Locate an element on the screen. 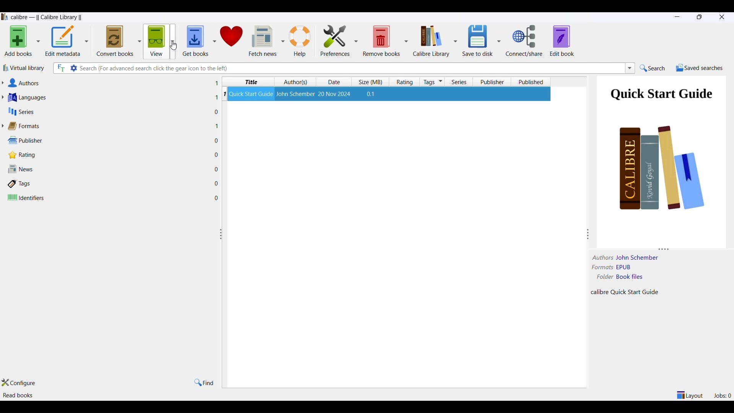 The image size is (734, 413). view is located at coordinates (156, 42).